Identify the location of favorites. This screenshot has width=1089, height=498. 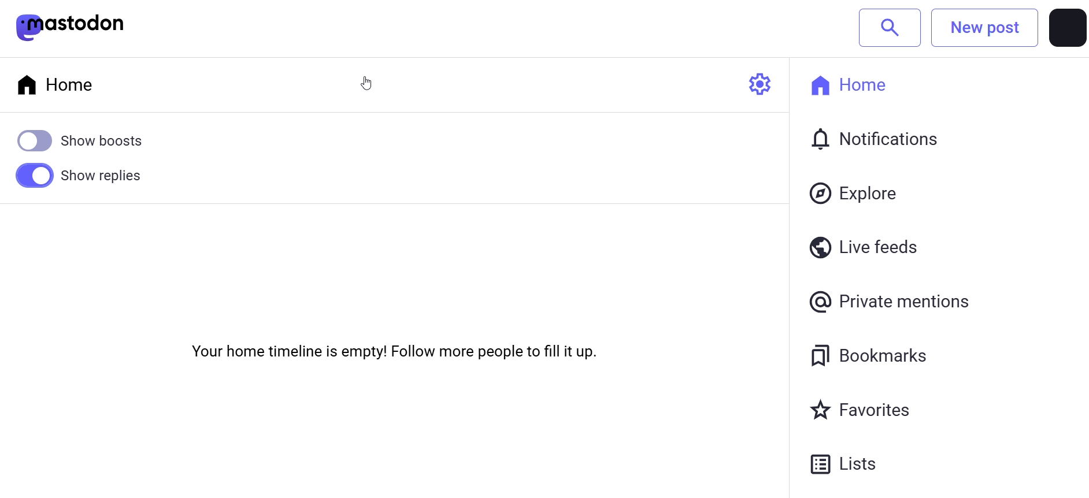
(860, 410).